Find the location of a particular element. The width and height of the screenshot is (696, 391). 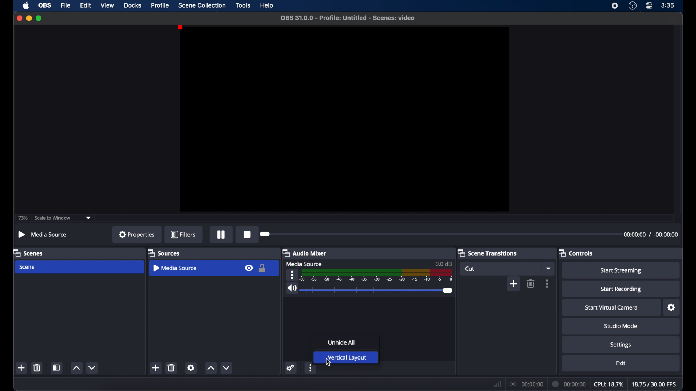

settings is located at coordinates (291, 367).